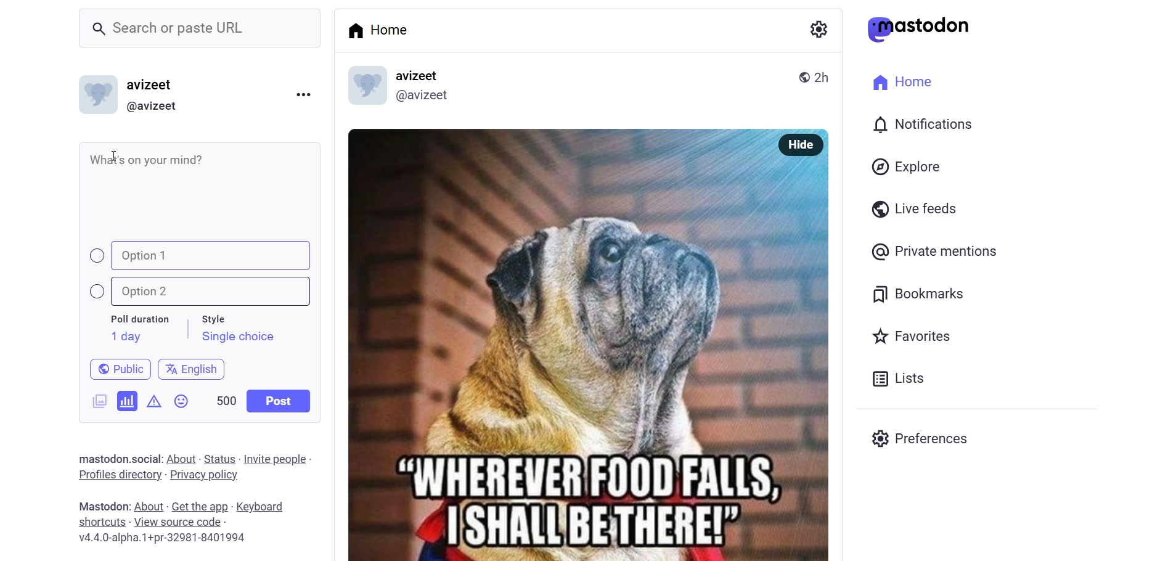 Image resolution: width=1176 pixels, height=561 pixels. What do you see at coordinates (140, 320) in the screenshot?
I see `duration` at bounding box center [140, 320].